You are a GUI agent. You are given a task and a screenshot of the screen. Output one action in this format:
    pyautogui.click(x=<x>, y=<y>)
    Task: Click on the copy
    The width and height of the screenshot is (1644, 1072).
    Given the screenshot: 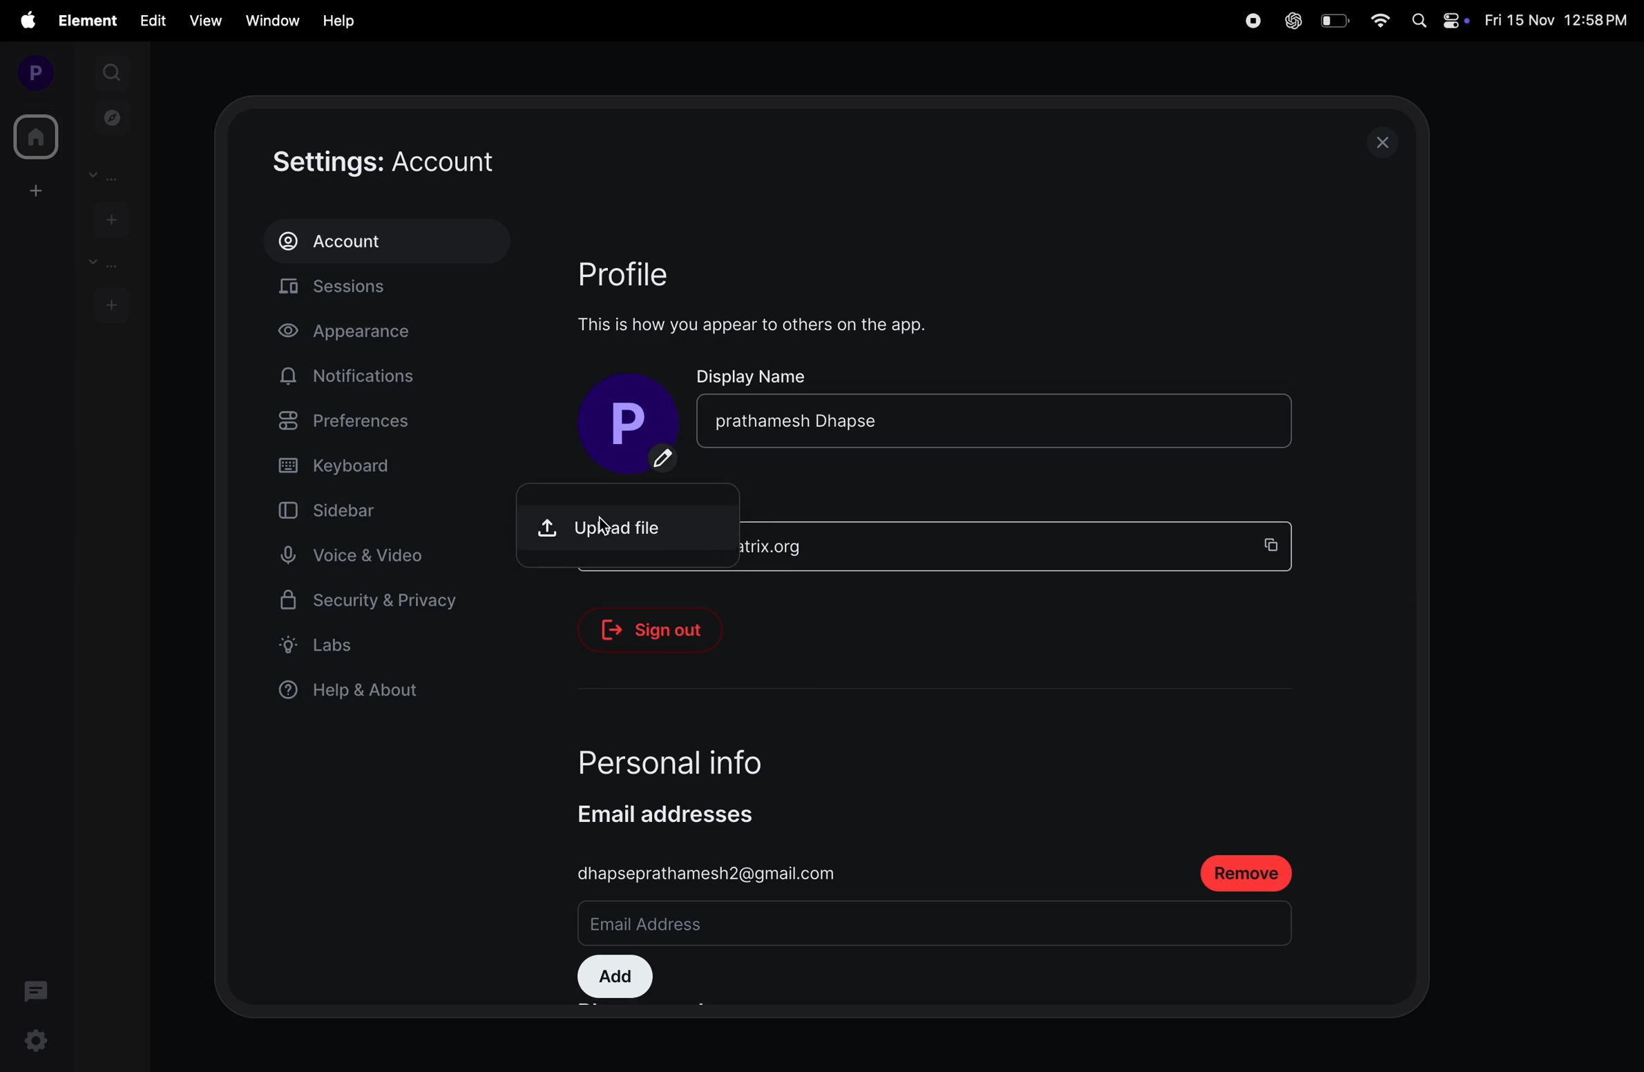 What is the action you would take?
    pyautogui.click(x=1277, y=544)
    